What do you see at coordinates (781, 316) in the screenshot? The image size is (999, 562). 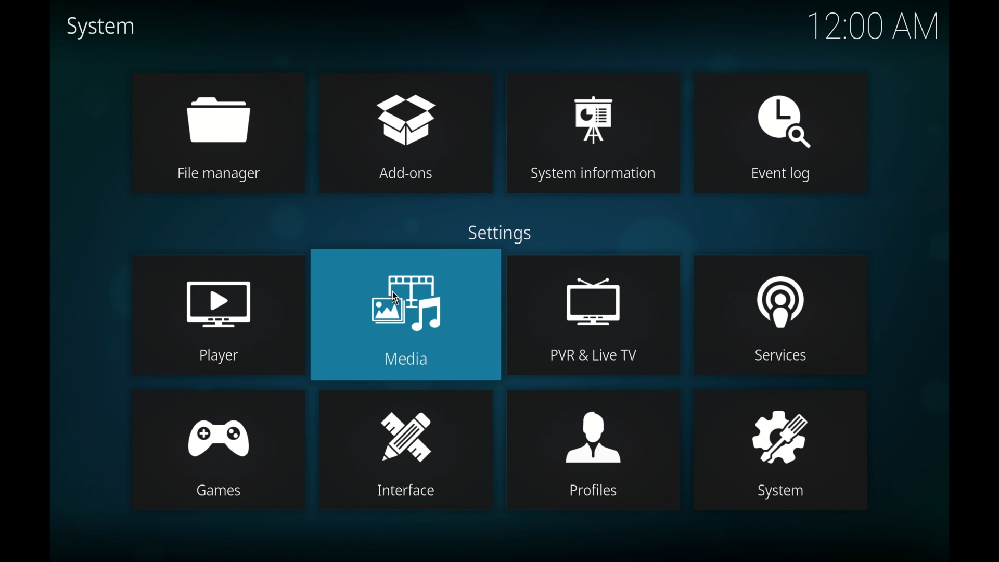 I see `services` at bounding box center [781, 316].